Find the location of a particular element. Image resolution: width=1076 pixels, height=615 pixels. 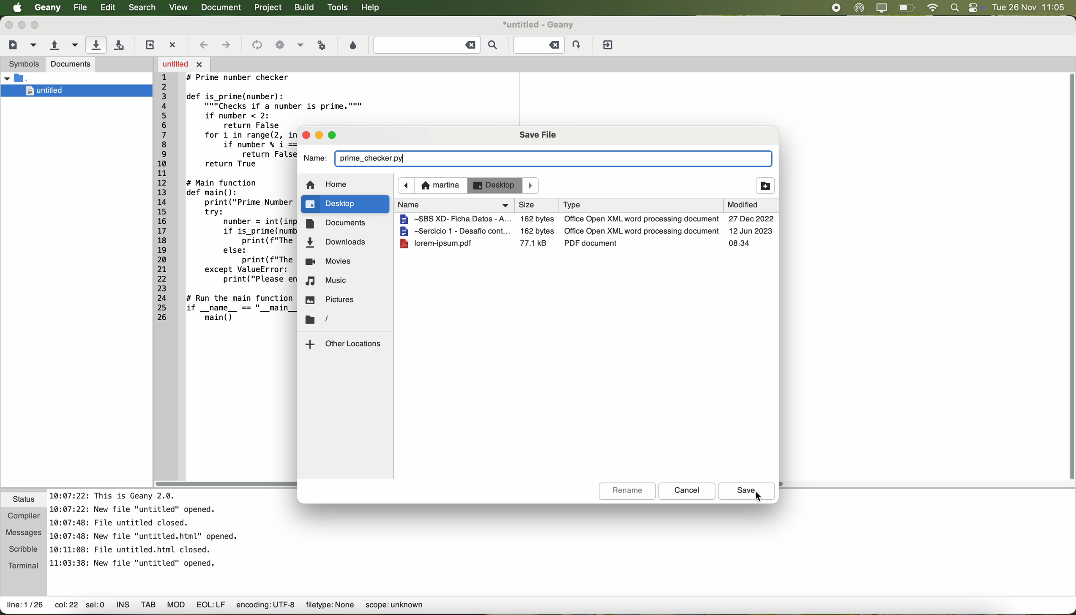

find the entered text in the current file is located at coordinates (436, 46).